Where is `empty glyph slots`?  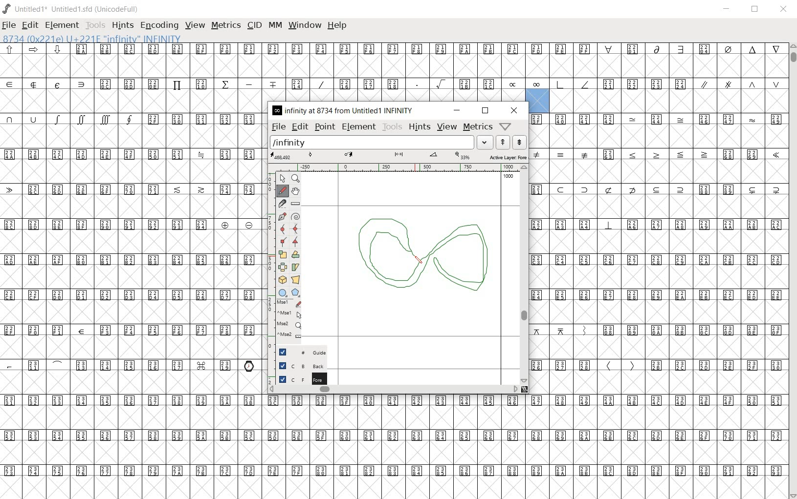
empty glyph slots is located at coordinates (660, 241).